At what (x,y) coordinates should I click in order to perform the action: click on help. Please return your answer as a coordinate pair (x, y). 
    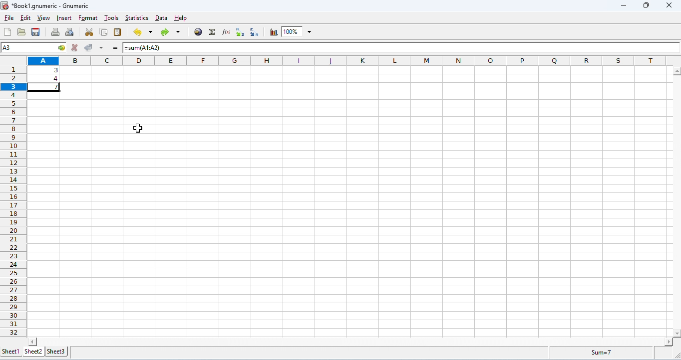
    Looking at the image, I should click on (181, 18).